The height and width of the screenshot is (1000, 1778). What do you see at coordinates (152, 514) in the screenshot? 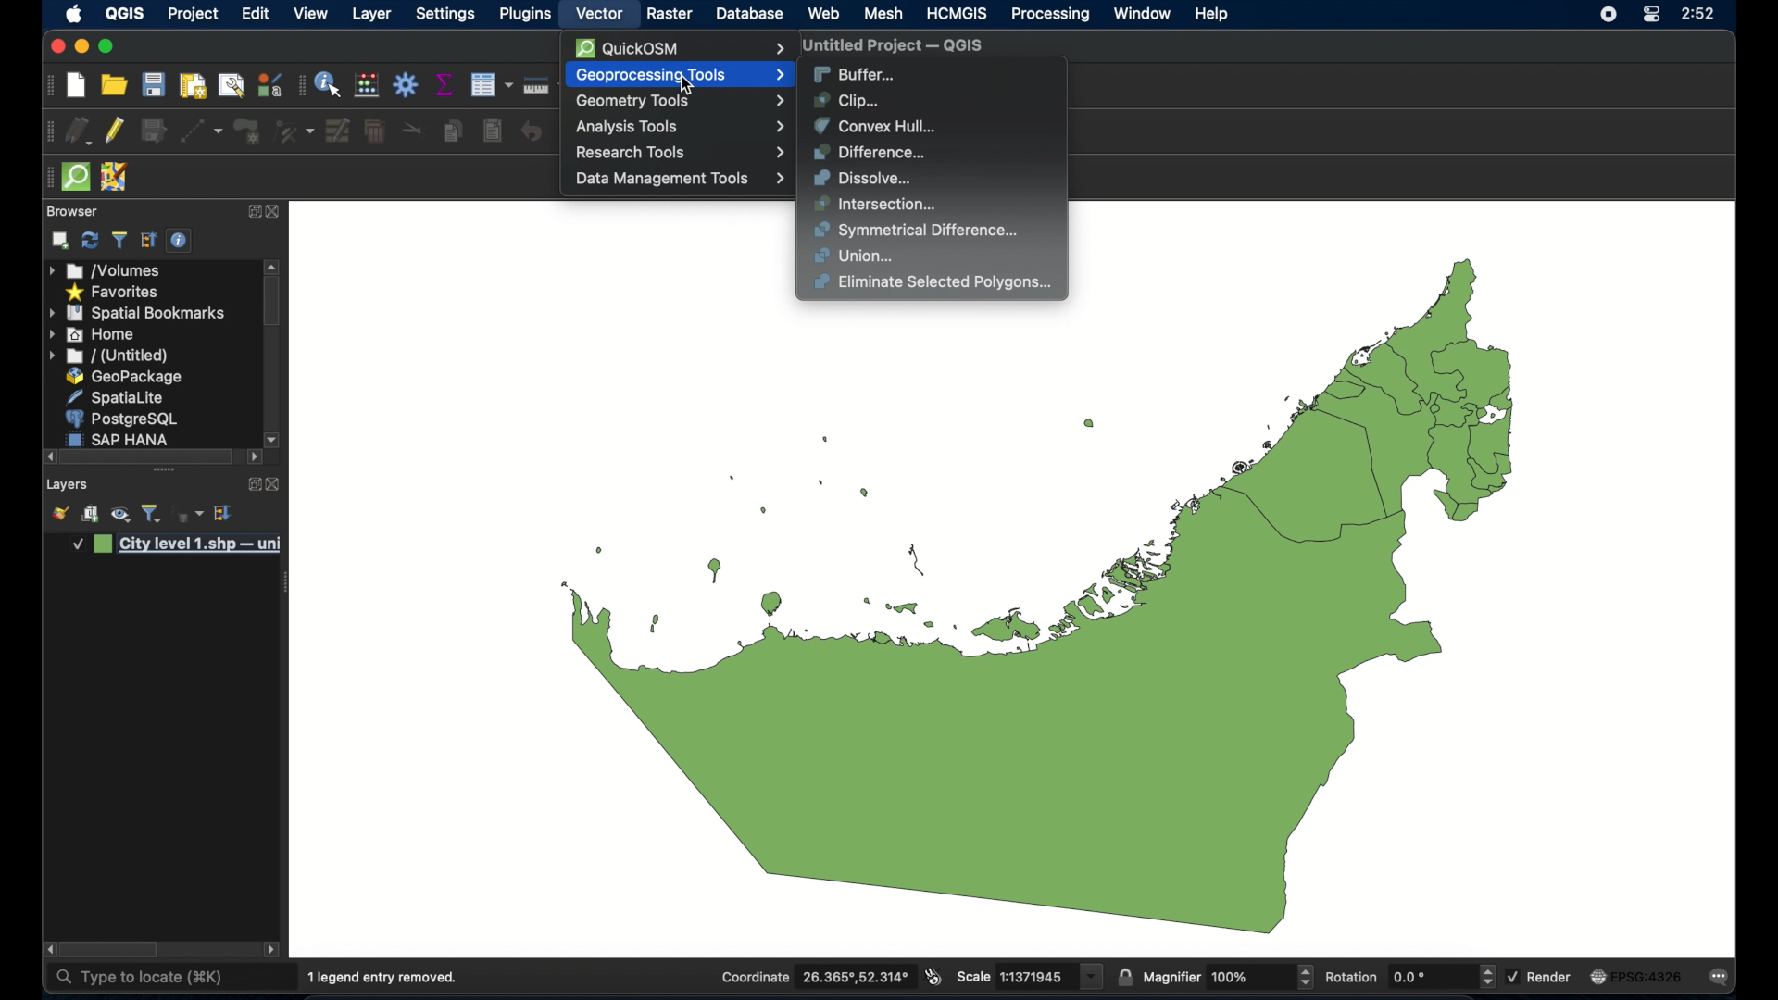
I see `filter legend` at bounding box center [152, 514].